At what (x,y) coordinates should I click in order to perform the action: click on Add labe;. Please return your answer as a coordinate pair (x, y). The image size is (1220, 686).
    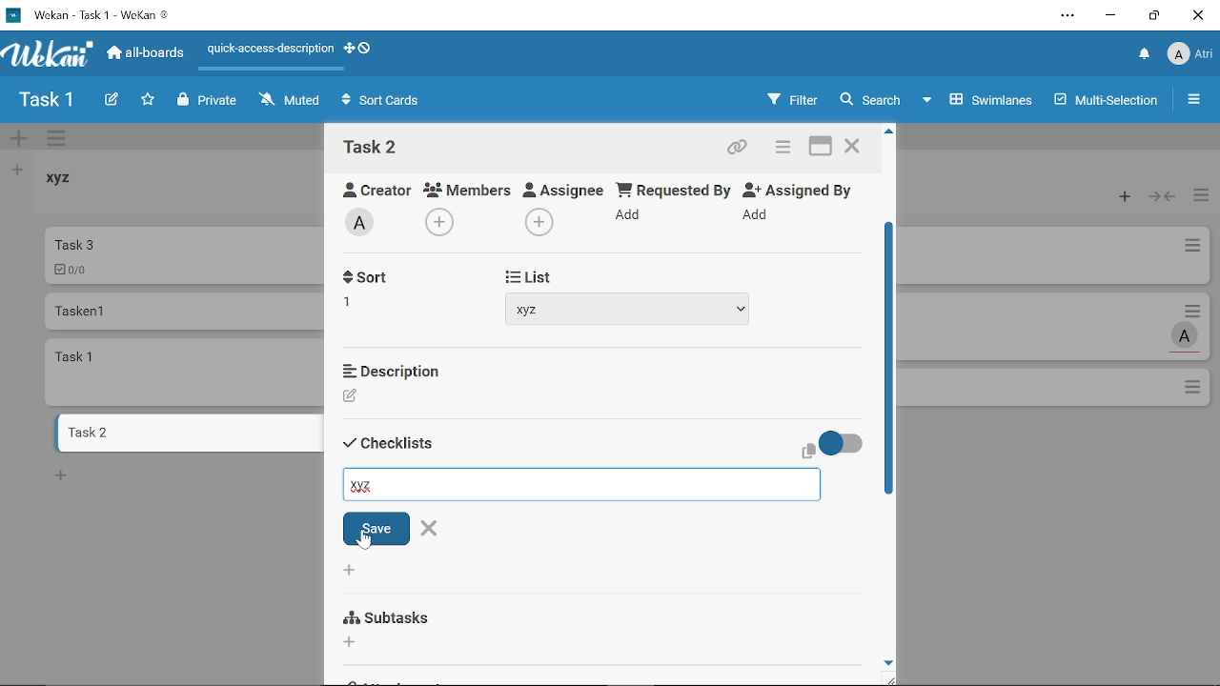
    Looking at the image, I should click on (366, 225).